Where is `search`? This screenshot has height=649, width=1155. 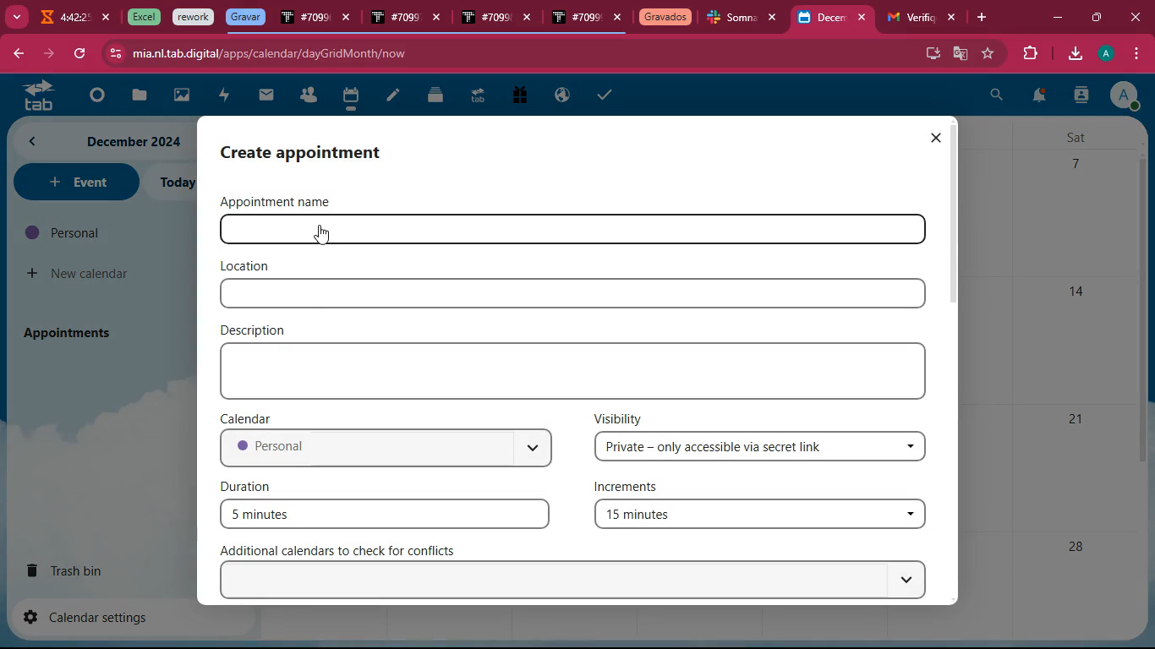 search is located at coordinates (997, 97).